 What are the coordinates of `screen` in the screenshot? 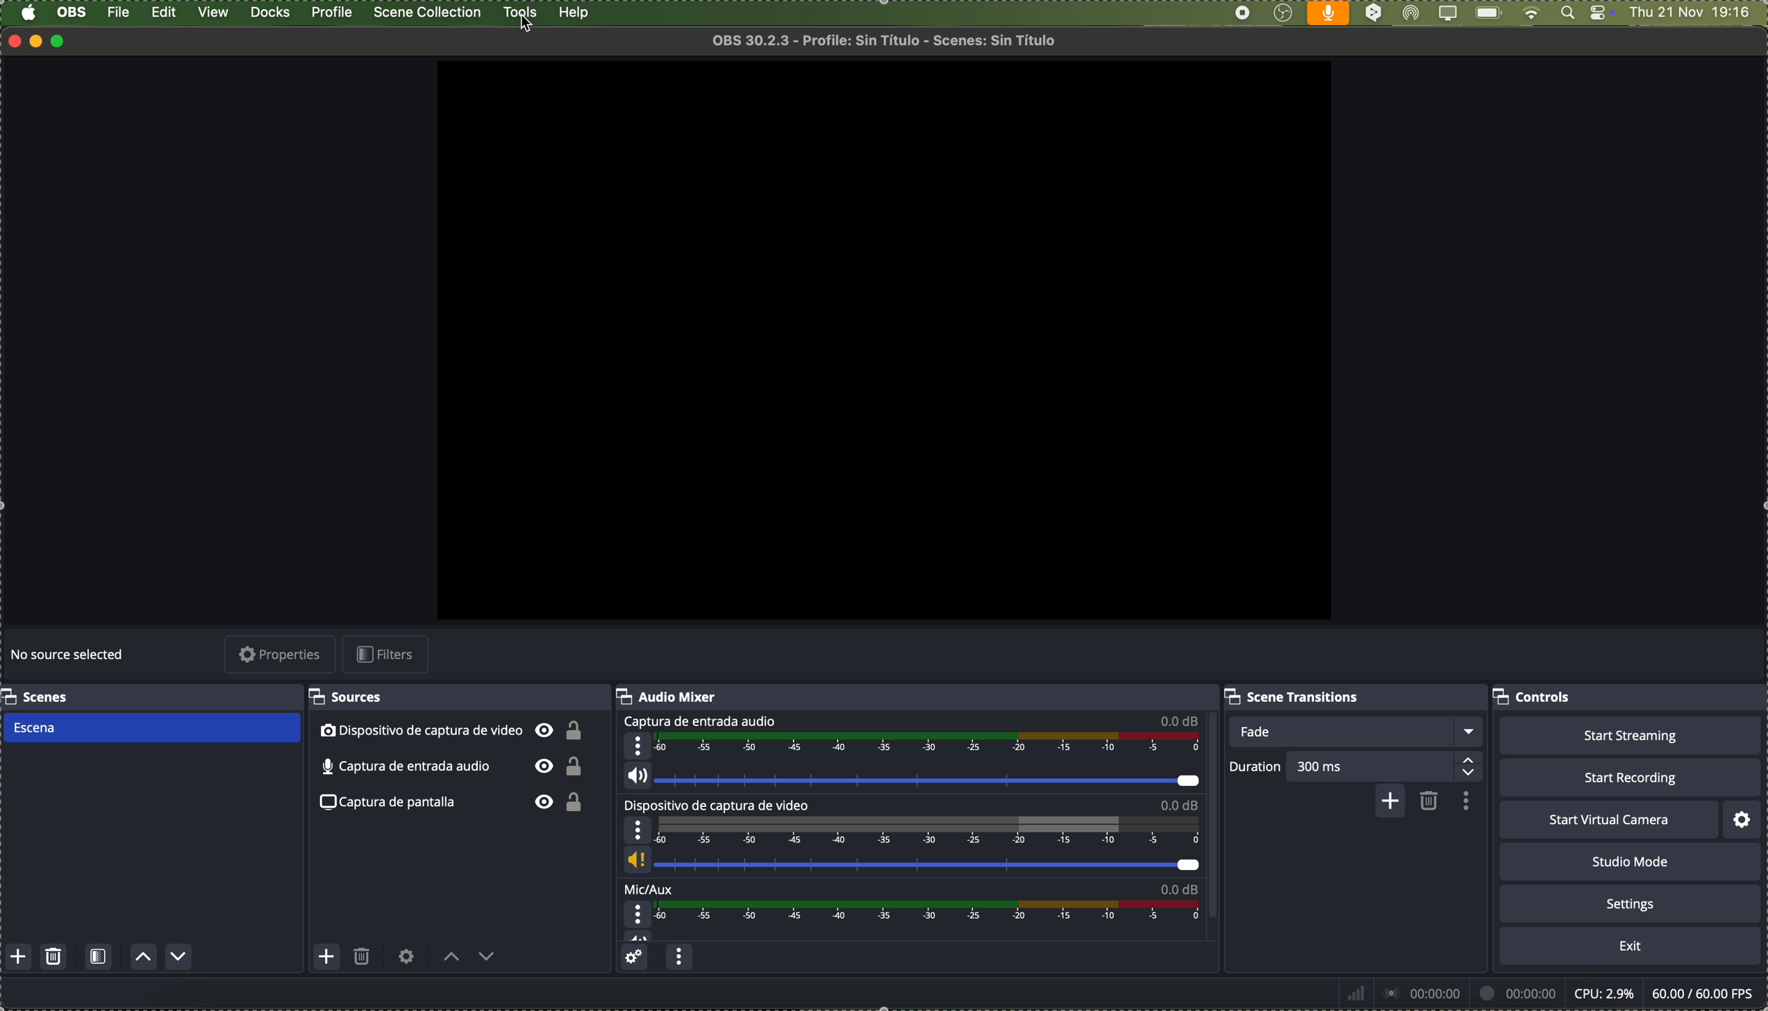 It's located at (1446, 14).